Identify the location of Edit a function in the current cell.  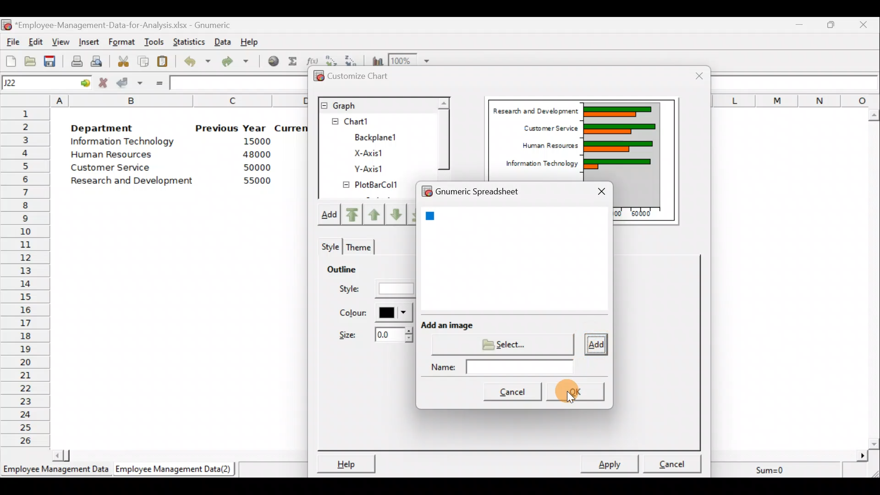
(313, 60).